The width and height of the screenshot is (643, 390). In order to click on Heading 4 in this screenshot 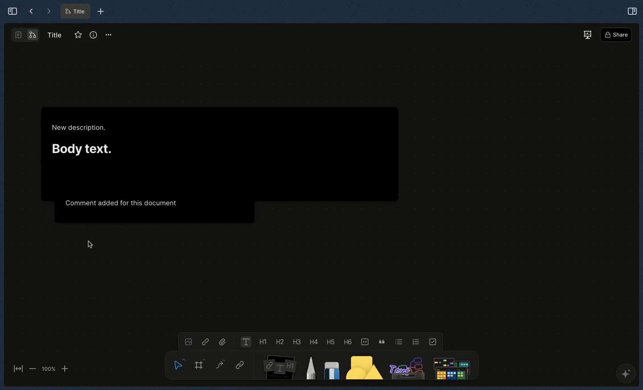, I will do `click(313, 342)`.